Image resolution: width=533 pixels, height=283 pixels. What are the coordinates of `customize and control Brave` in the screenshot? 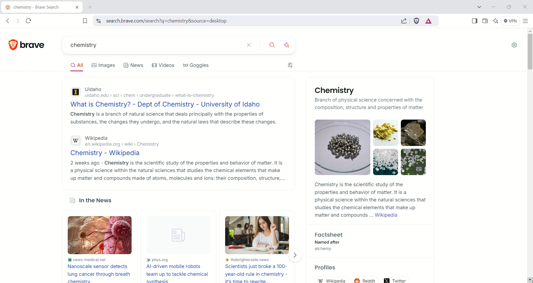 It's located at (526, 21).